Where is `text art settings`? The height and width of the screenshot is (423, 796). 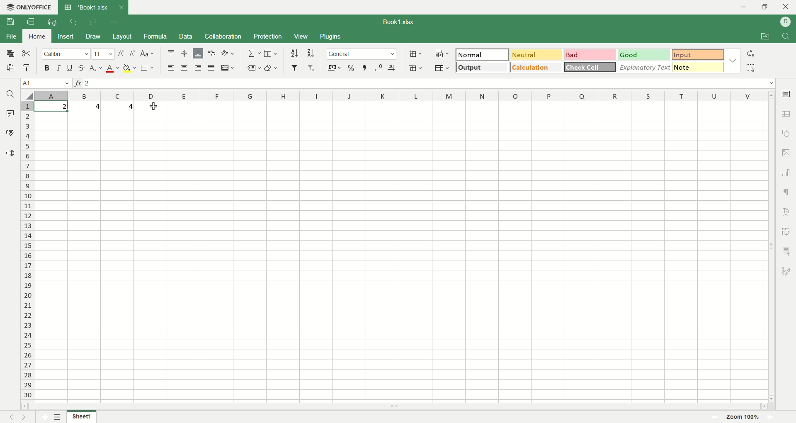 text art settings is located at coordinates (787, 211).